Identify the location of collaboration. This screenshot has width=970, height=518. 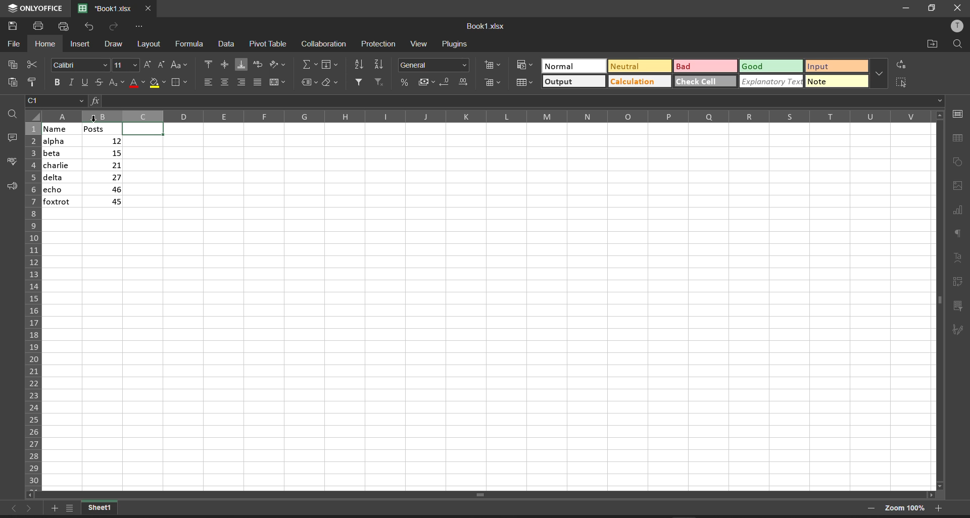
(324, 44).